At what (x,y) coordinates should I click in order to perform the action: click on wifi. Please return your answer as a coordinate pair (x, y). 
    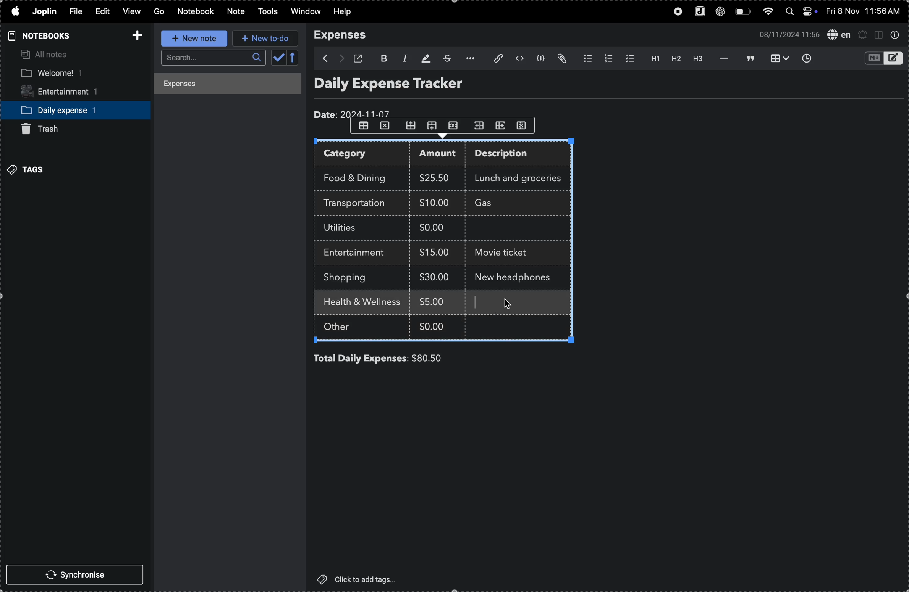
    Looking at the image, I should click on (767, 13).